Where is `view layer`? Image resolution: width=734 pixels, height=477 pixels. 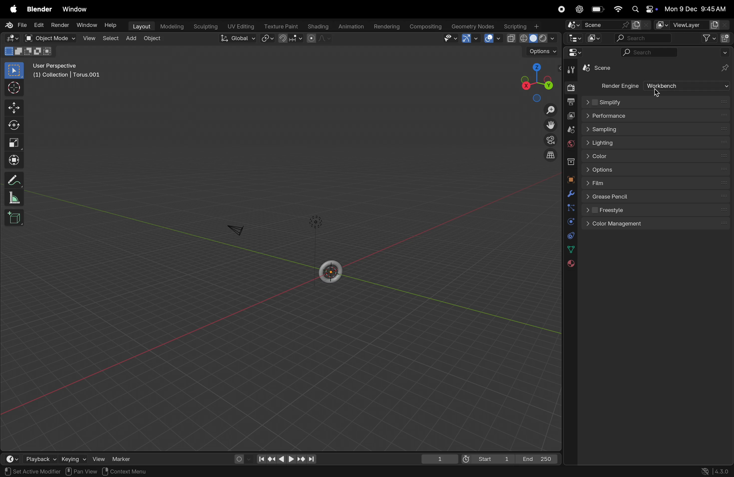
view layer is located at coordinates (571, 115).